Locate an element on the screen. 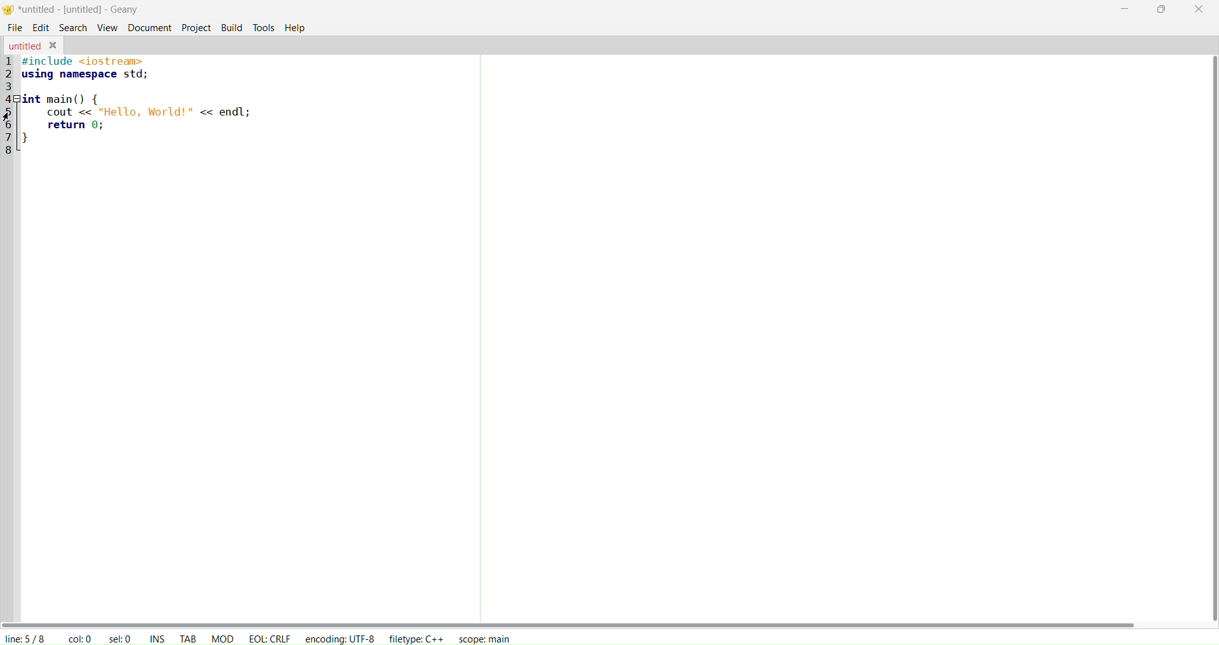  7 } is located at coordinates (29, 138).